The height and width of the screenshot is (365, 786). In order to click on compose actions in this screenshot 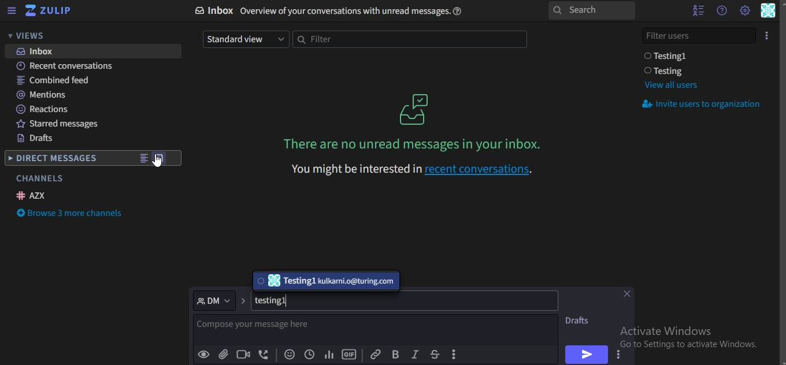, I will do `click(455, 355)`.